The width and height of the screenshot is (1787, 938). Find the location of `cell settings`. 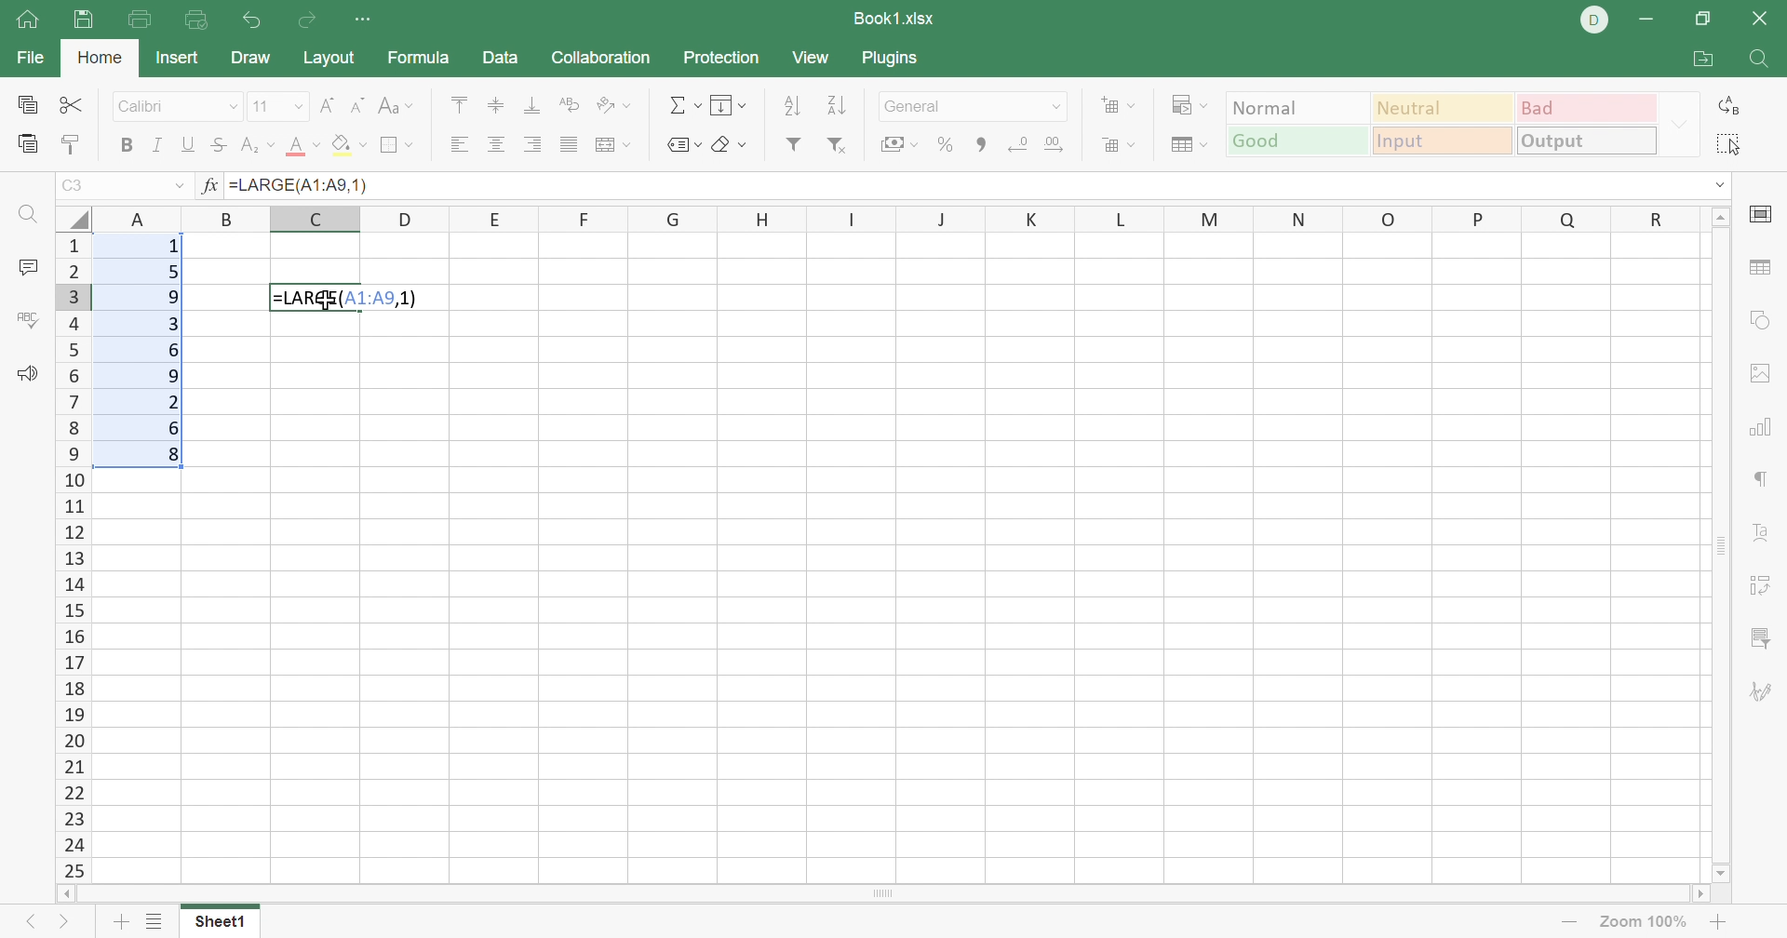

cell settings is located at coordinates (1762, 216).